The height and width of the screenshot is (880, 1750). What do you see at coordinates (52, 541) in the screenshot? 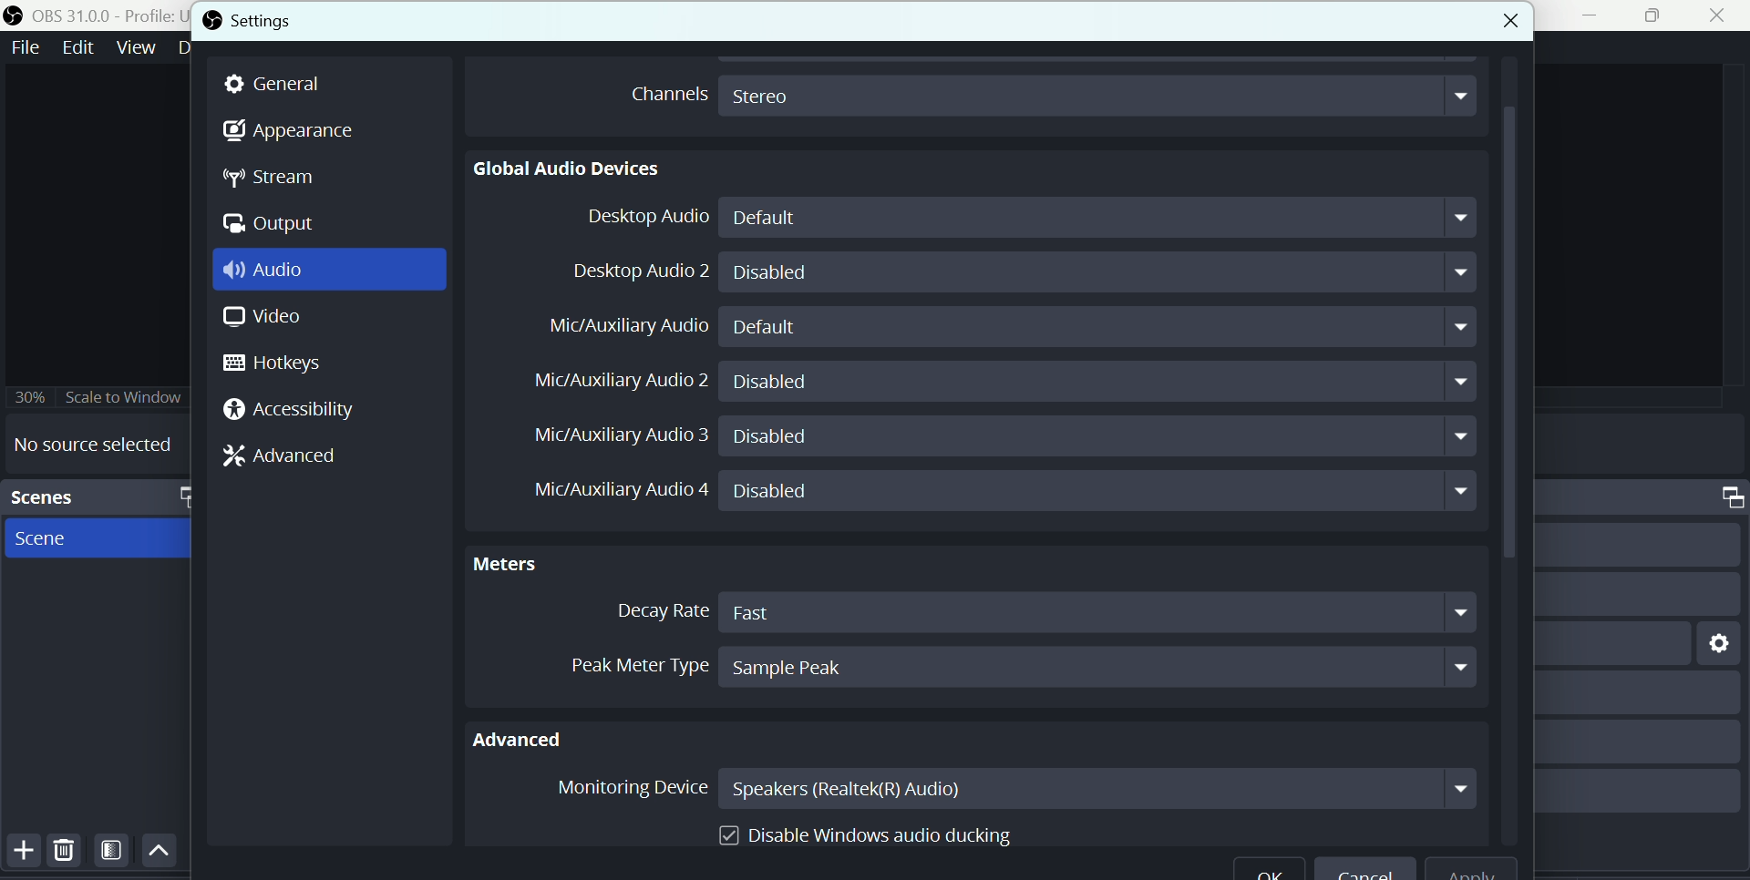
I see `Scene` at bounding box center [52, 541].